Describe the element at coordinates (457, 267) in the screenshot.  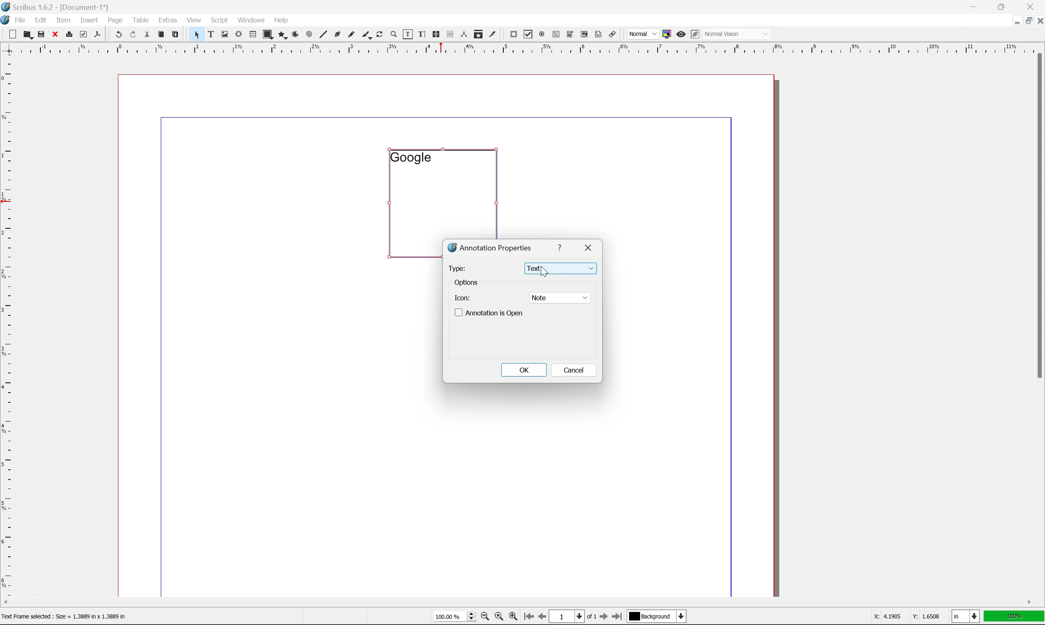
I see `Type:` at that location.